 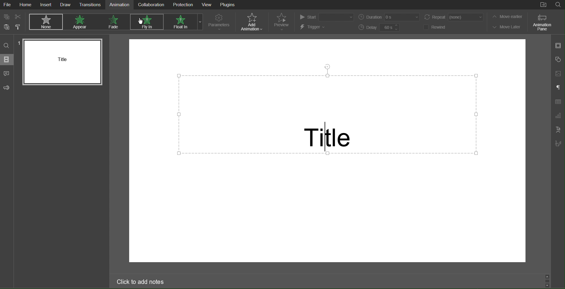 What do you see at coordinates (452, 17) in the screenshot?
I see `Repeat` at bounding box center [452, 17].